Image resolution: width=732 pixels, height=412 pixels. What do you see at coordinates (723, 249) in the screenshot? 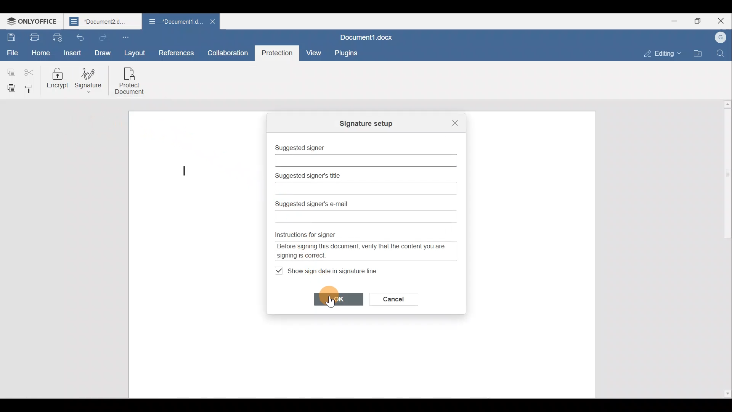
I see `Scroll bar` at bounding box center [723, 249].